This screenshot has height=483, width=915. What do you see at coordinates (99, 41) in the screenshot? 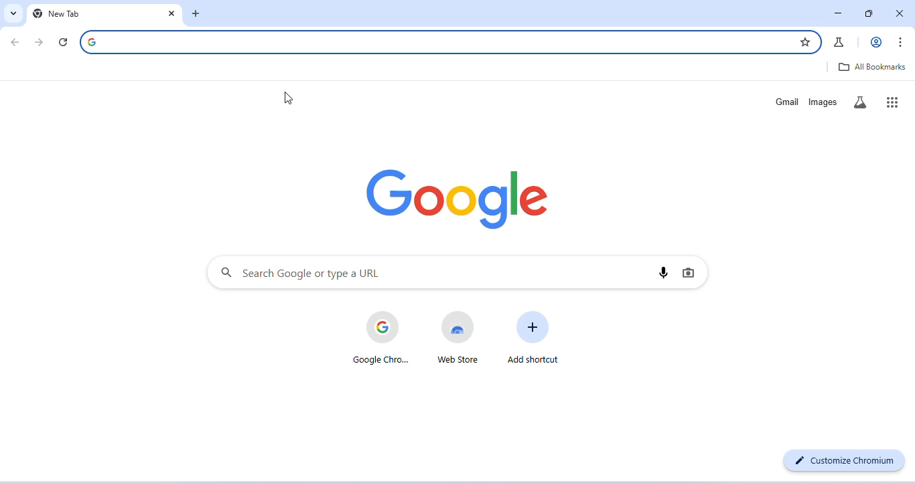
I see `google logo` at bounding box center [99, 41].